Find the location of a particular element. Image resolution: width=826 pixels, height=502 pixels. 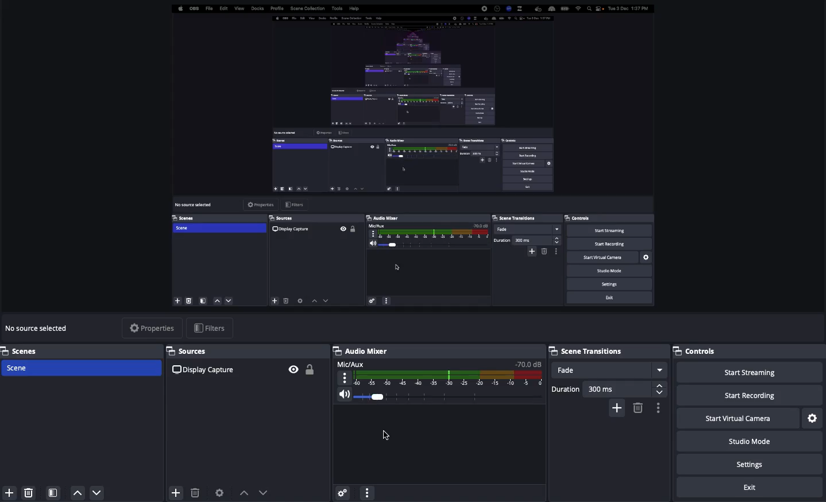

Move down is located at coordinates (264, 492).